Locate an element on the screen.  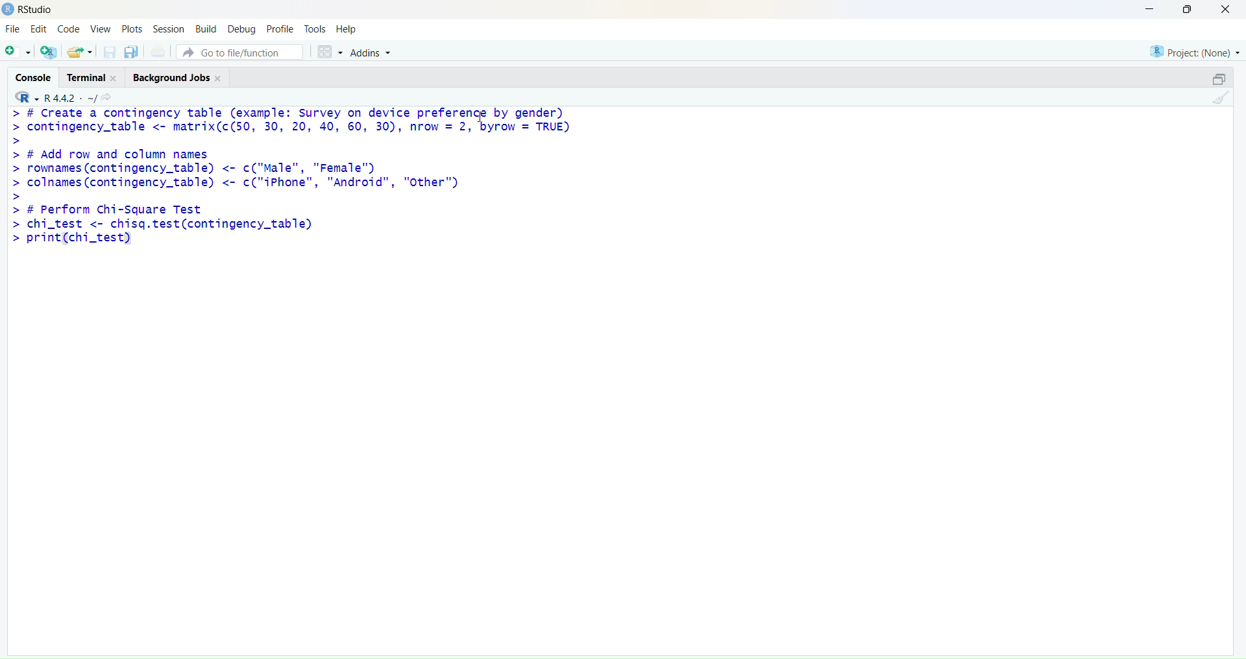
share icon is located at coordinates (107, 97).